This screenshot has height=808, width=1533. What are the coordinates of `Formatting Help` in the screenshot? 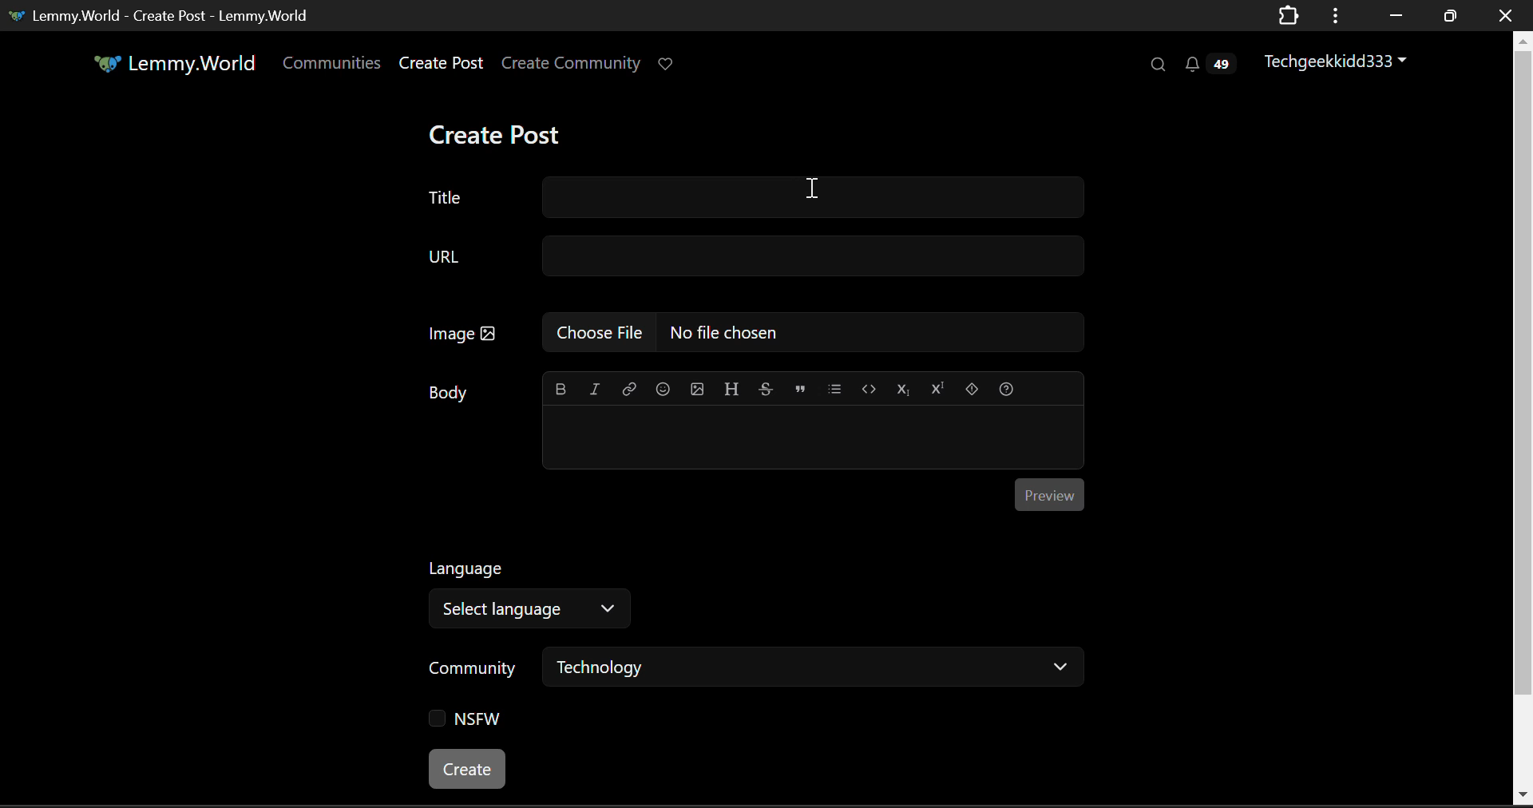 It's located at (1007, 390).